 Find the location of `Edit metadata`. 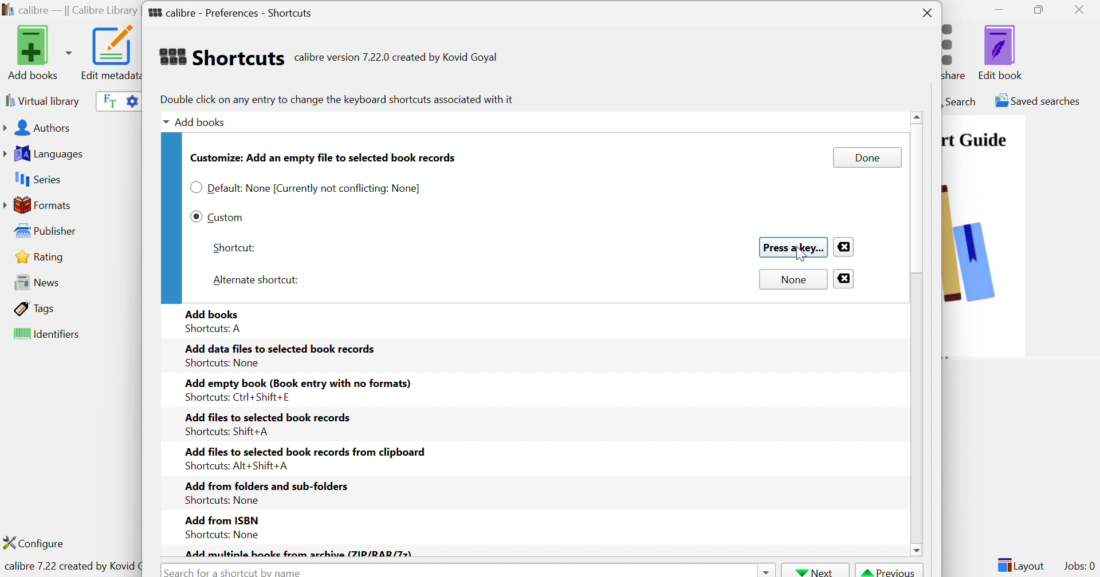

Edit metadata is located at coordinates (109, 53).